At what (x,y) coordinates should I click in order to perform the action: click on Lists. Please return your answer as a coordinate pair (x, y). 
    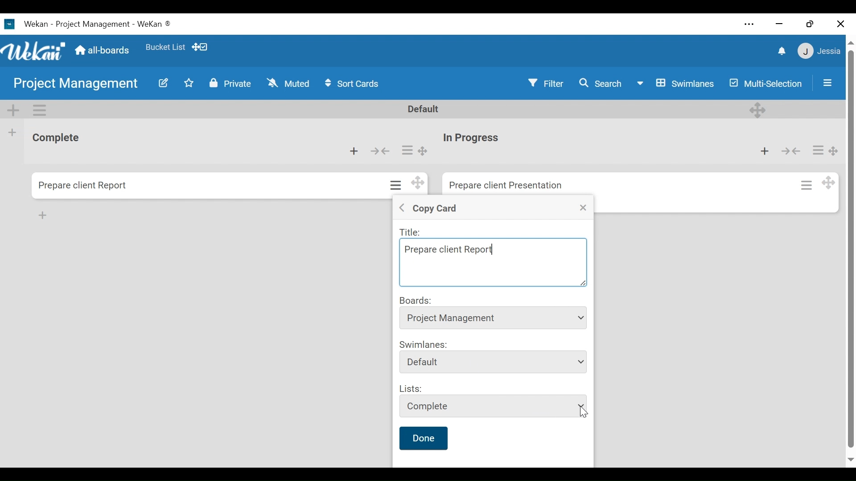
    Looking at the image, I should click on (411, 389).